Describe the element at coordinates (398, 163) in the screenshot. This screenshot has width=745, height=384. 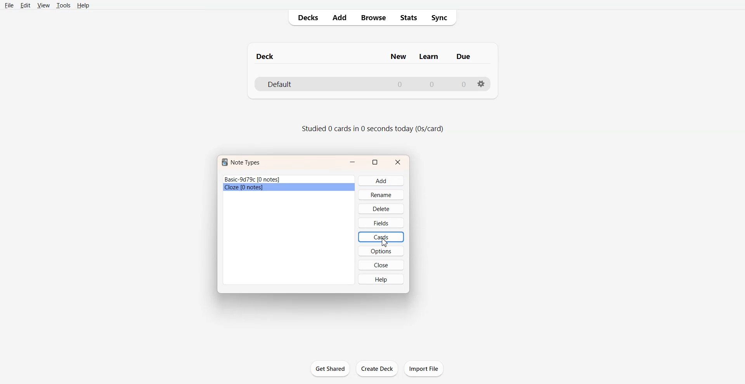
I see `Close` at that location.